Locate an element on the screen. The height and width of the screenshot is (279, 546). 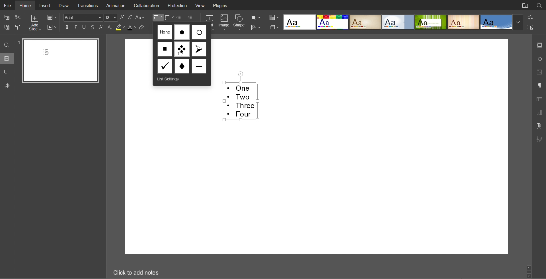
Image Settings is located at coordinates (539, 72).